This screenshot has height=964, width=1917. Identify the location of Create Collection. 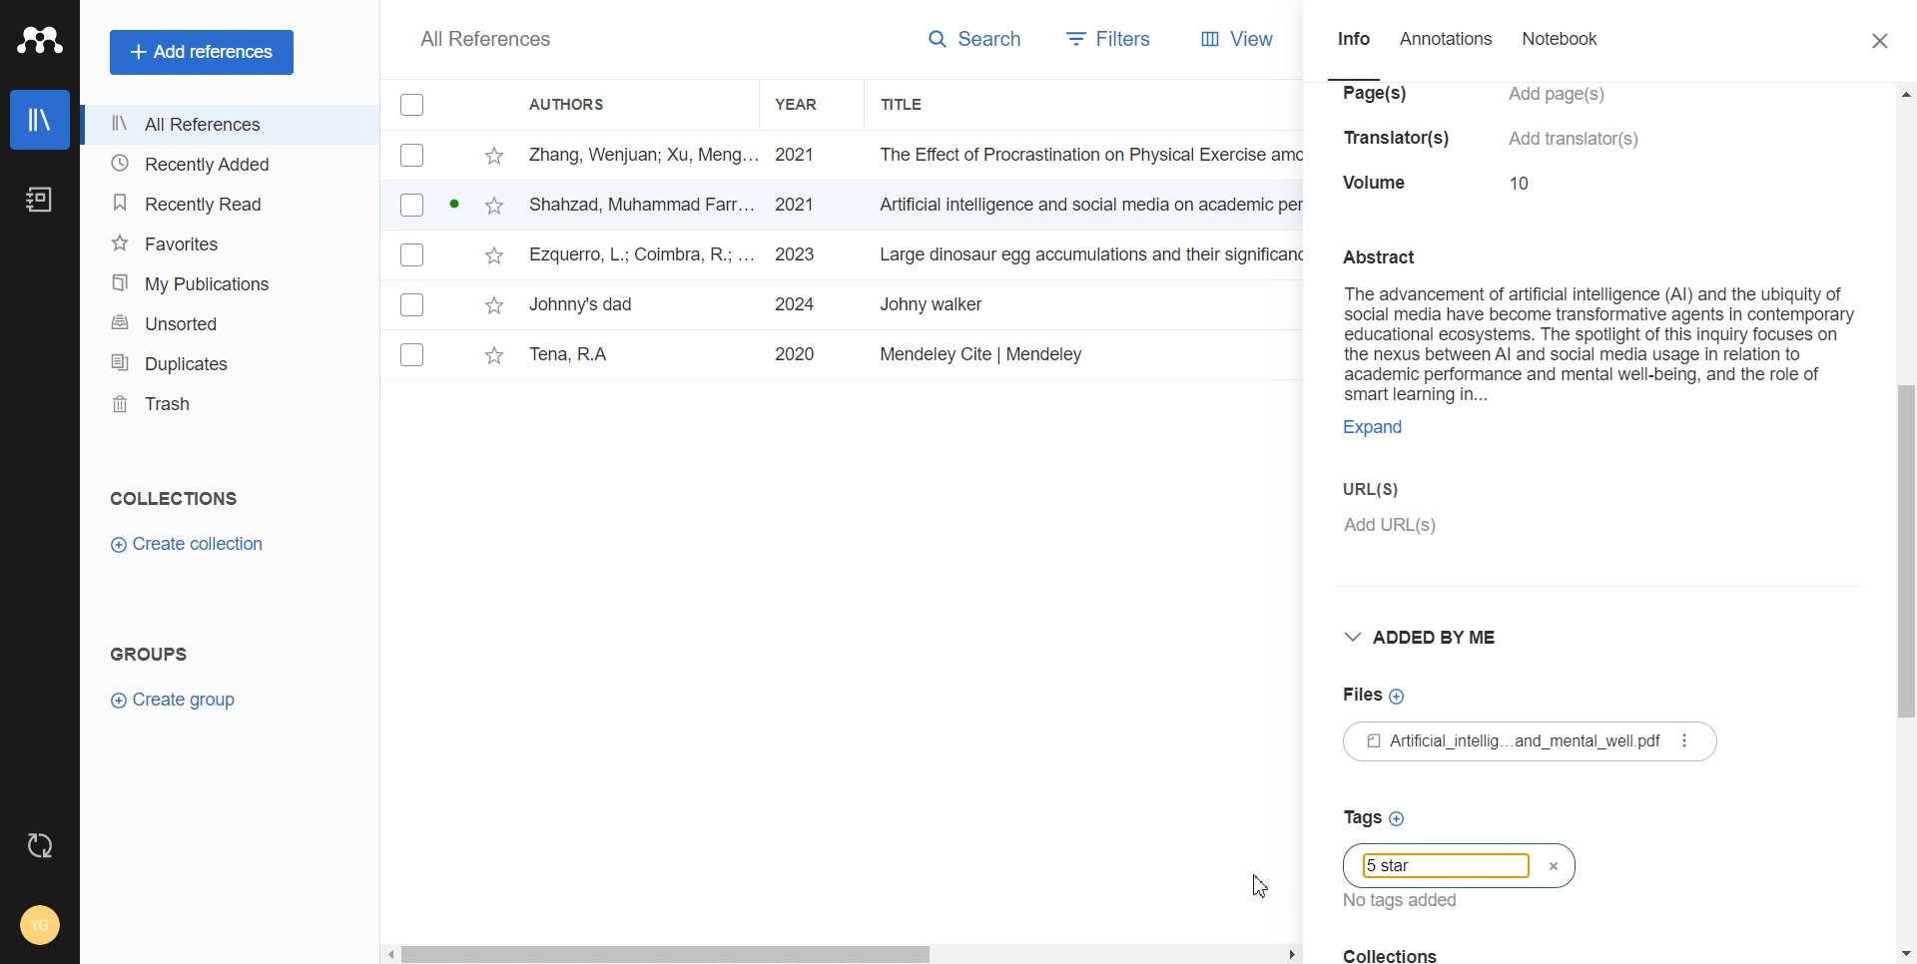
(190, 545).